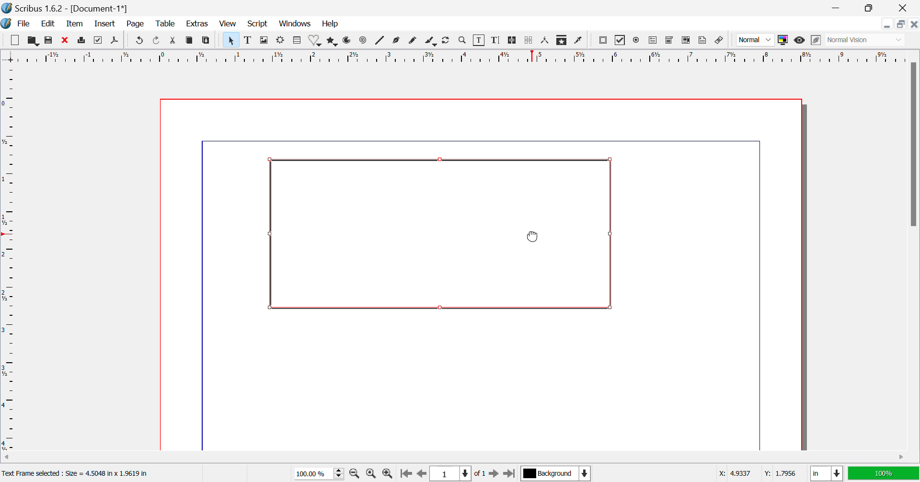 This screenshot has width=920, height=482. Describe the element at coordinates (448, 41) in the screenshot. I see `Refresh` at that location.